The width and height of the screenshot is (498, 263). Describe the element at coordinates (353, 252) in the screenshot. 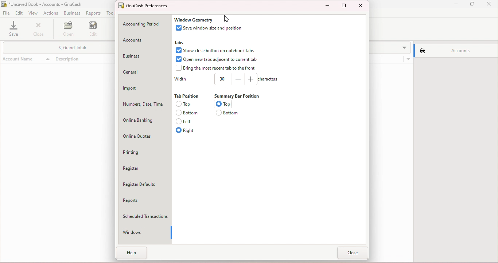

I see `Close` at that location.